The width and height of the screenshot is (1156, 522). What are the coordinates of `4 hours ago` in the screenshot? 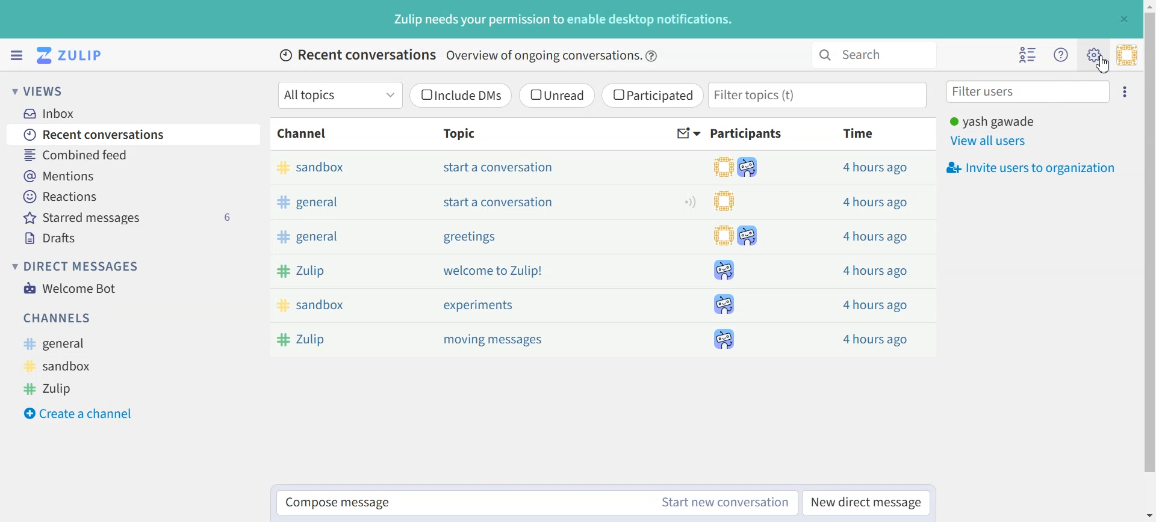 It's located at (875, 337).